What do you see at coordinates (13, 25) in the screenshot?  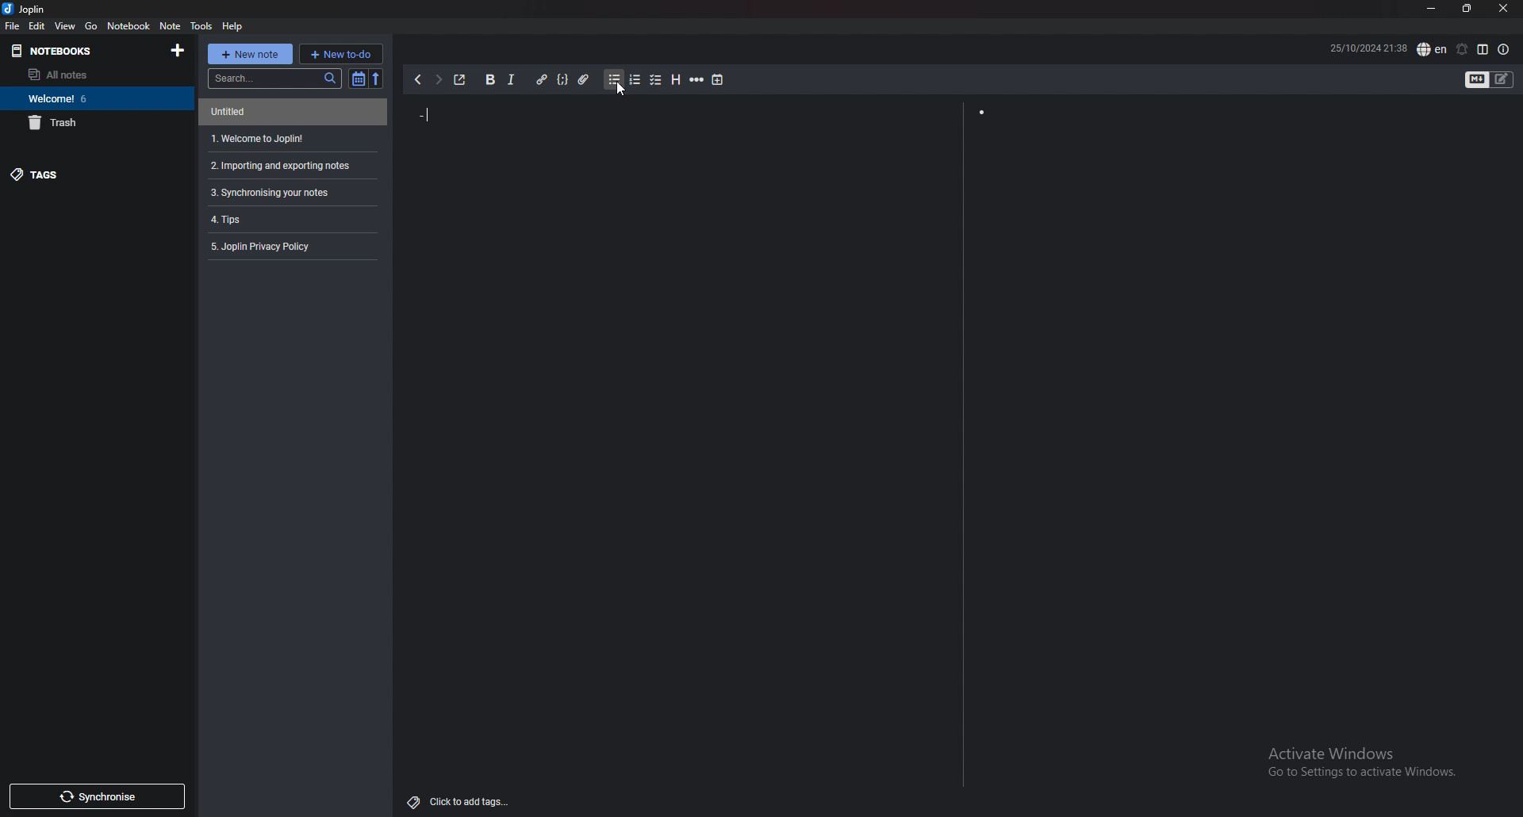 I see `File` at bounding box center [13, 25].